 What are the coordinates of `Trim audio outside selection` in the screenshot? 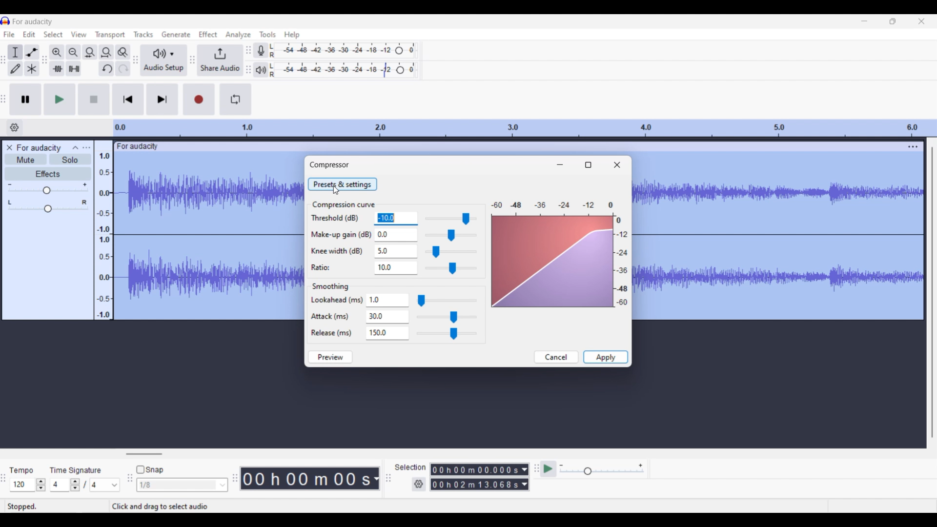 It's located at (57, 69).